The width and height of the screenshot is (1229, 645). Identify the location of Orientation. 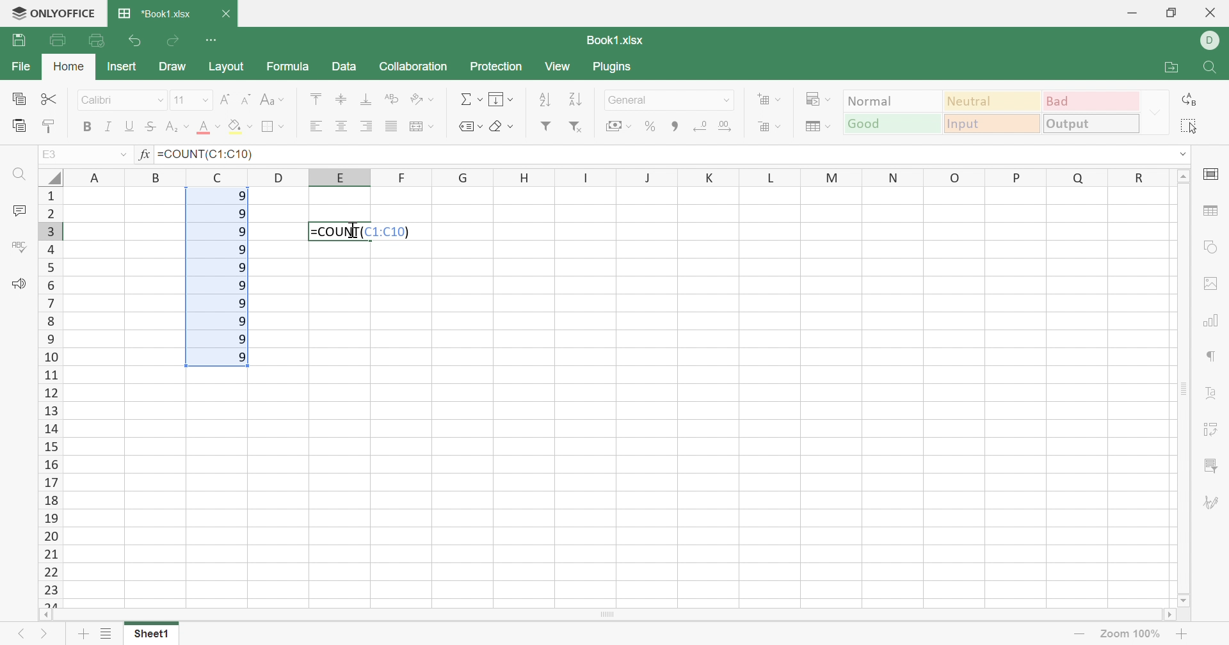
(421, 97).